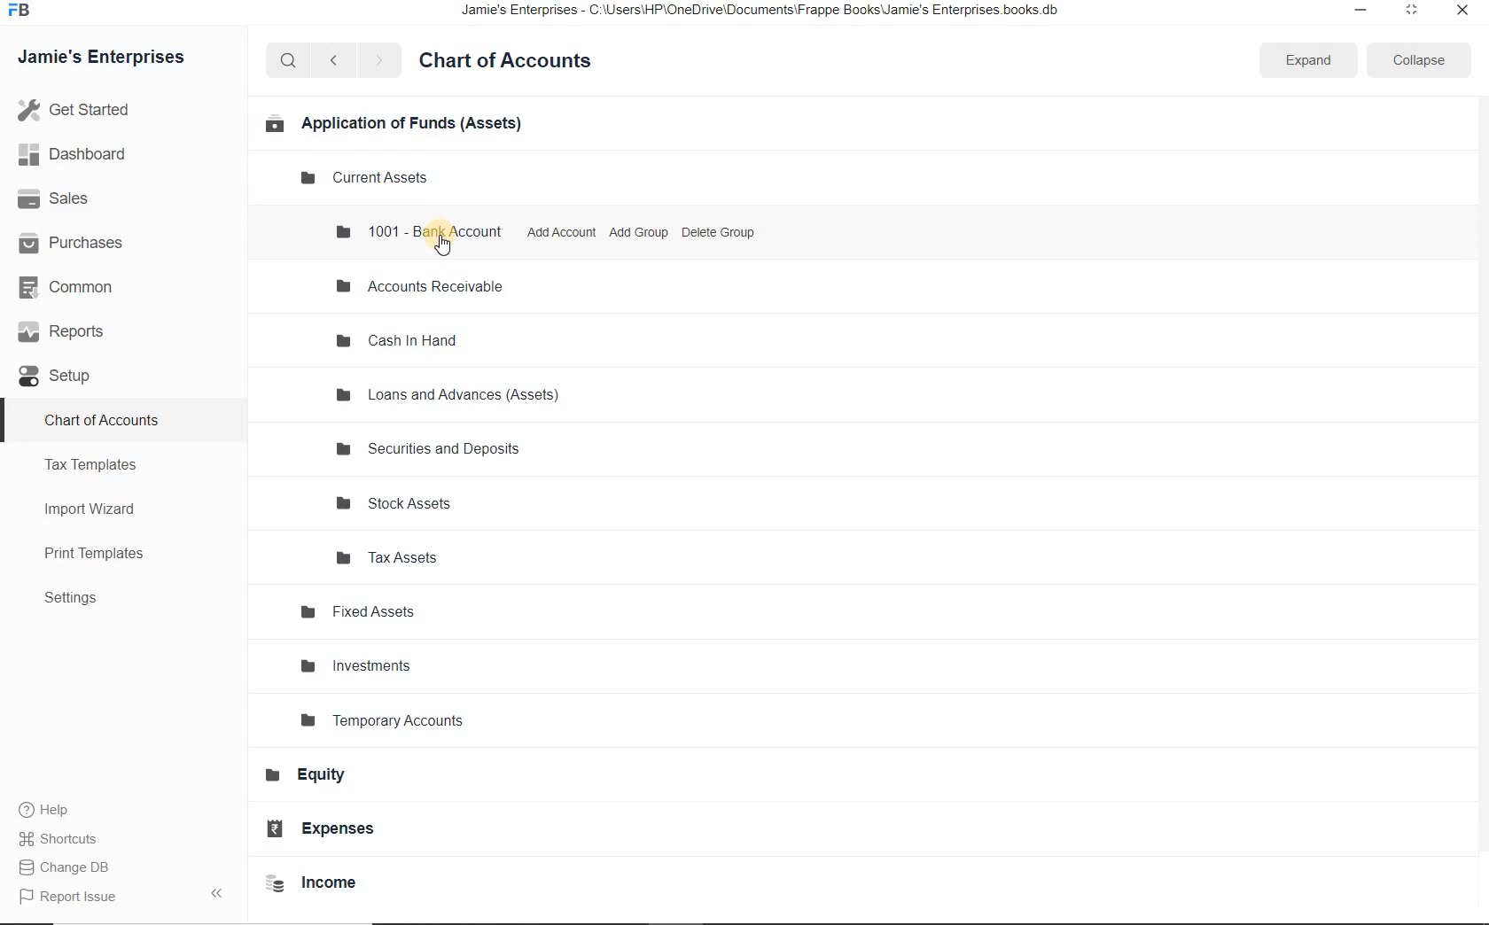 The height and width of the screenshot is (925, 1489). I want to click on expand, so click(1306, 61).